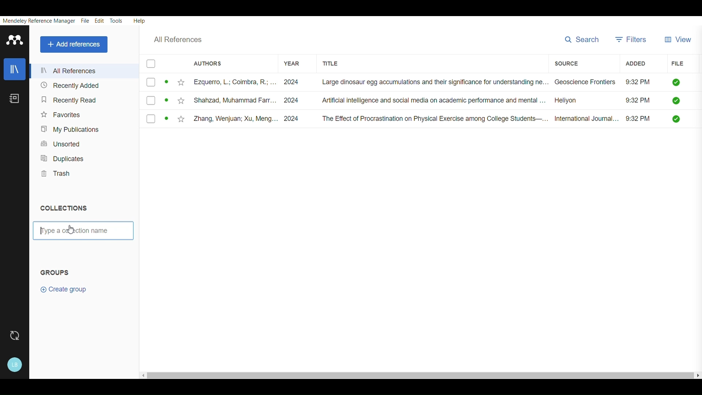  I want to click on checkbox, so click(154, 83).